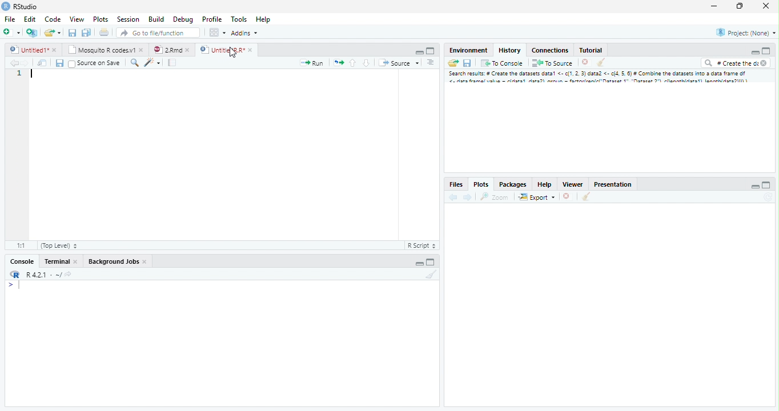  What do you see at coordinates (739, 6) in the screenshot?
I see `Maximize` at bounding box center [739, 6].